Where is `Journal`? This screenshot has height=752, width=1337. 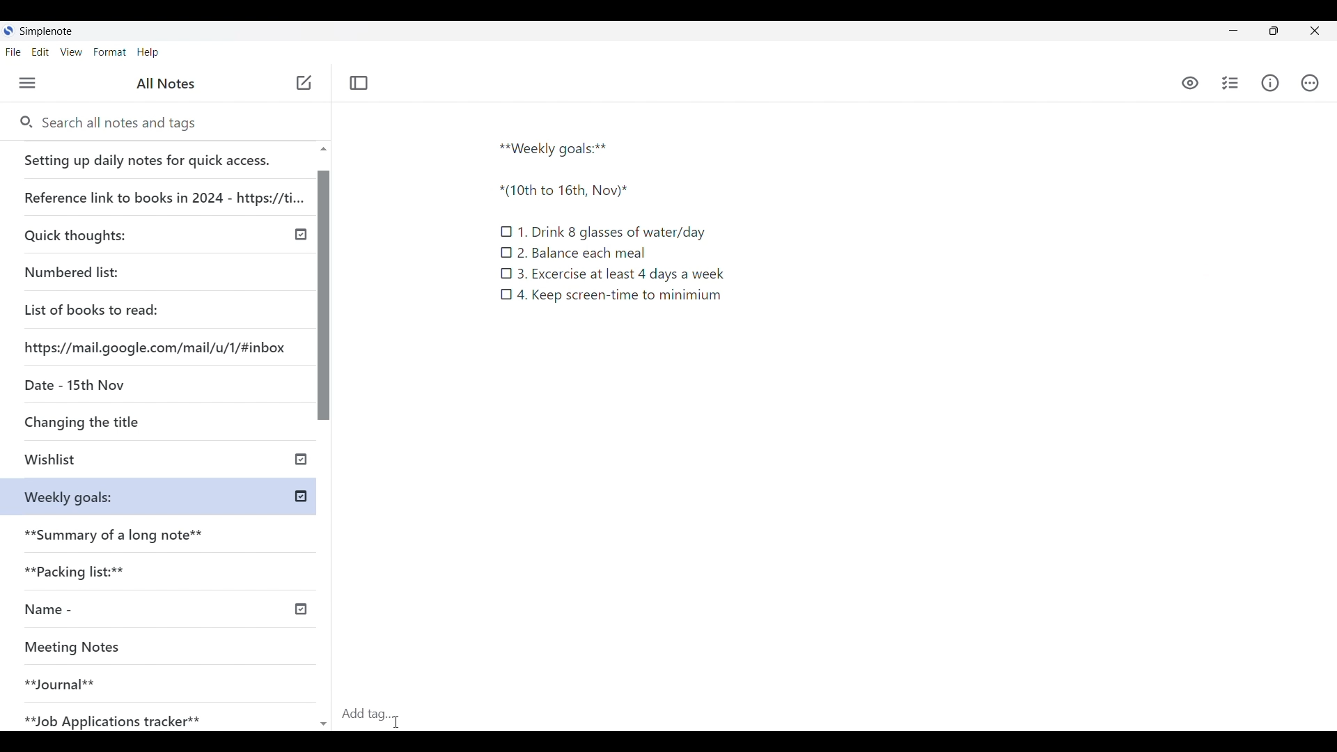
Journal is located at coordinates (139, 678).